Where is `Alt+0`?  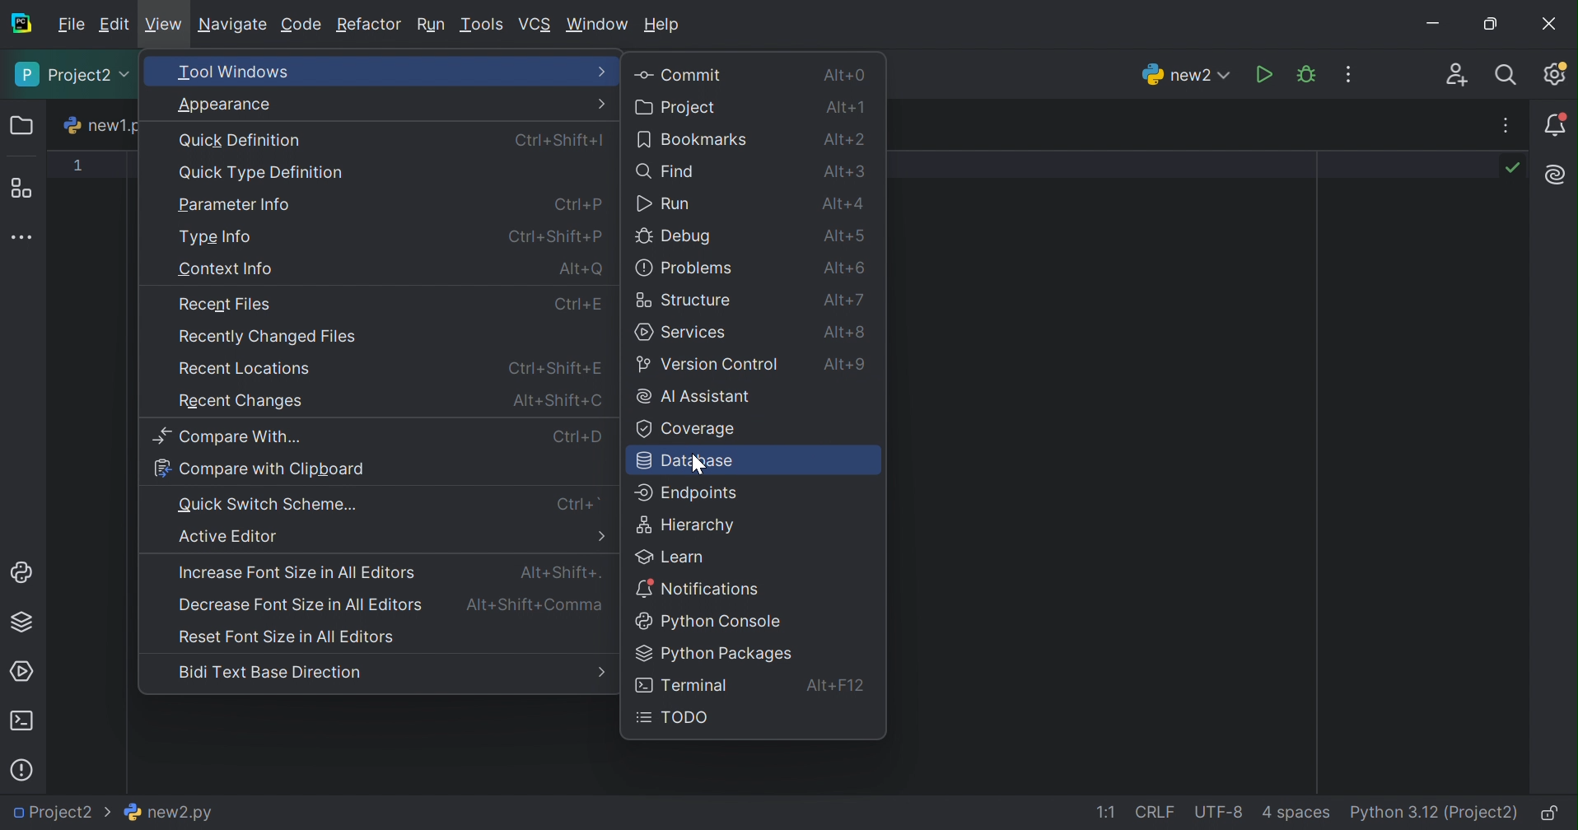 Alt+0 is located at coordinates (843, 75).